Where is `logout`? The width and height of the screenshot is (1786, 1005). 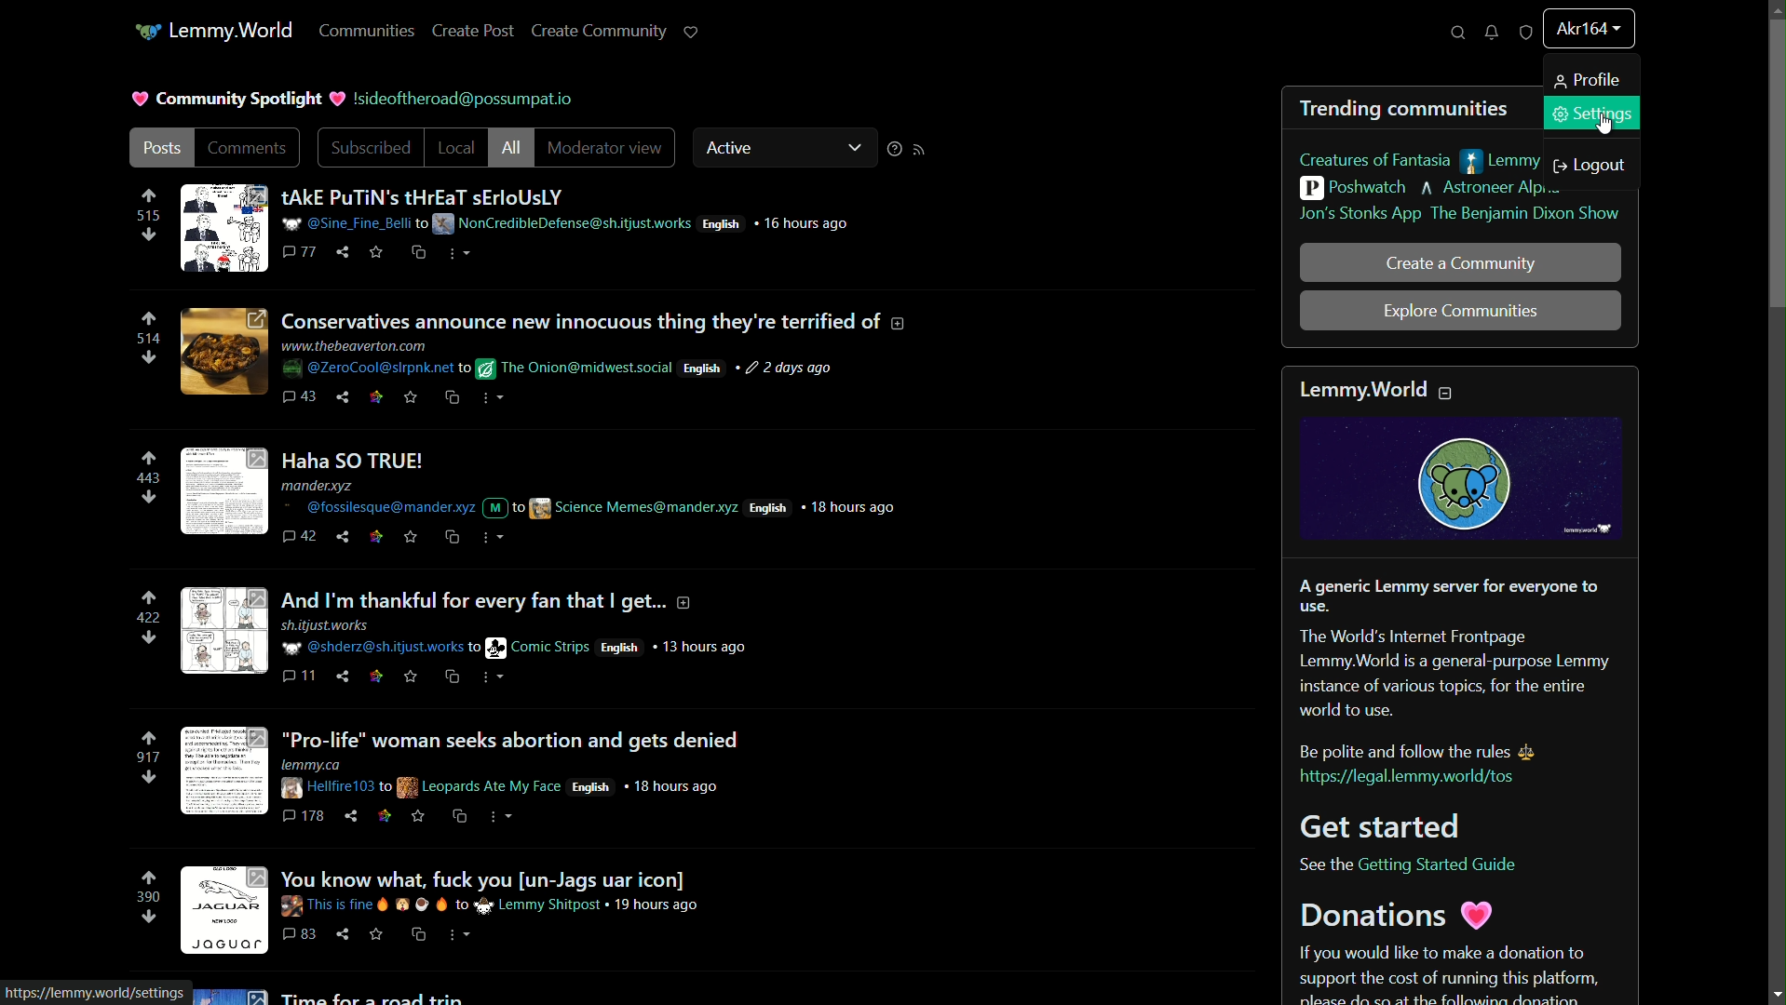
logout is located at coordinates (1592, 166).